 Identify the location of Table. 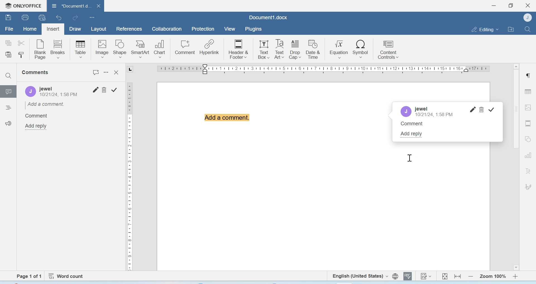
(528, 91).